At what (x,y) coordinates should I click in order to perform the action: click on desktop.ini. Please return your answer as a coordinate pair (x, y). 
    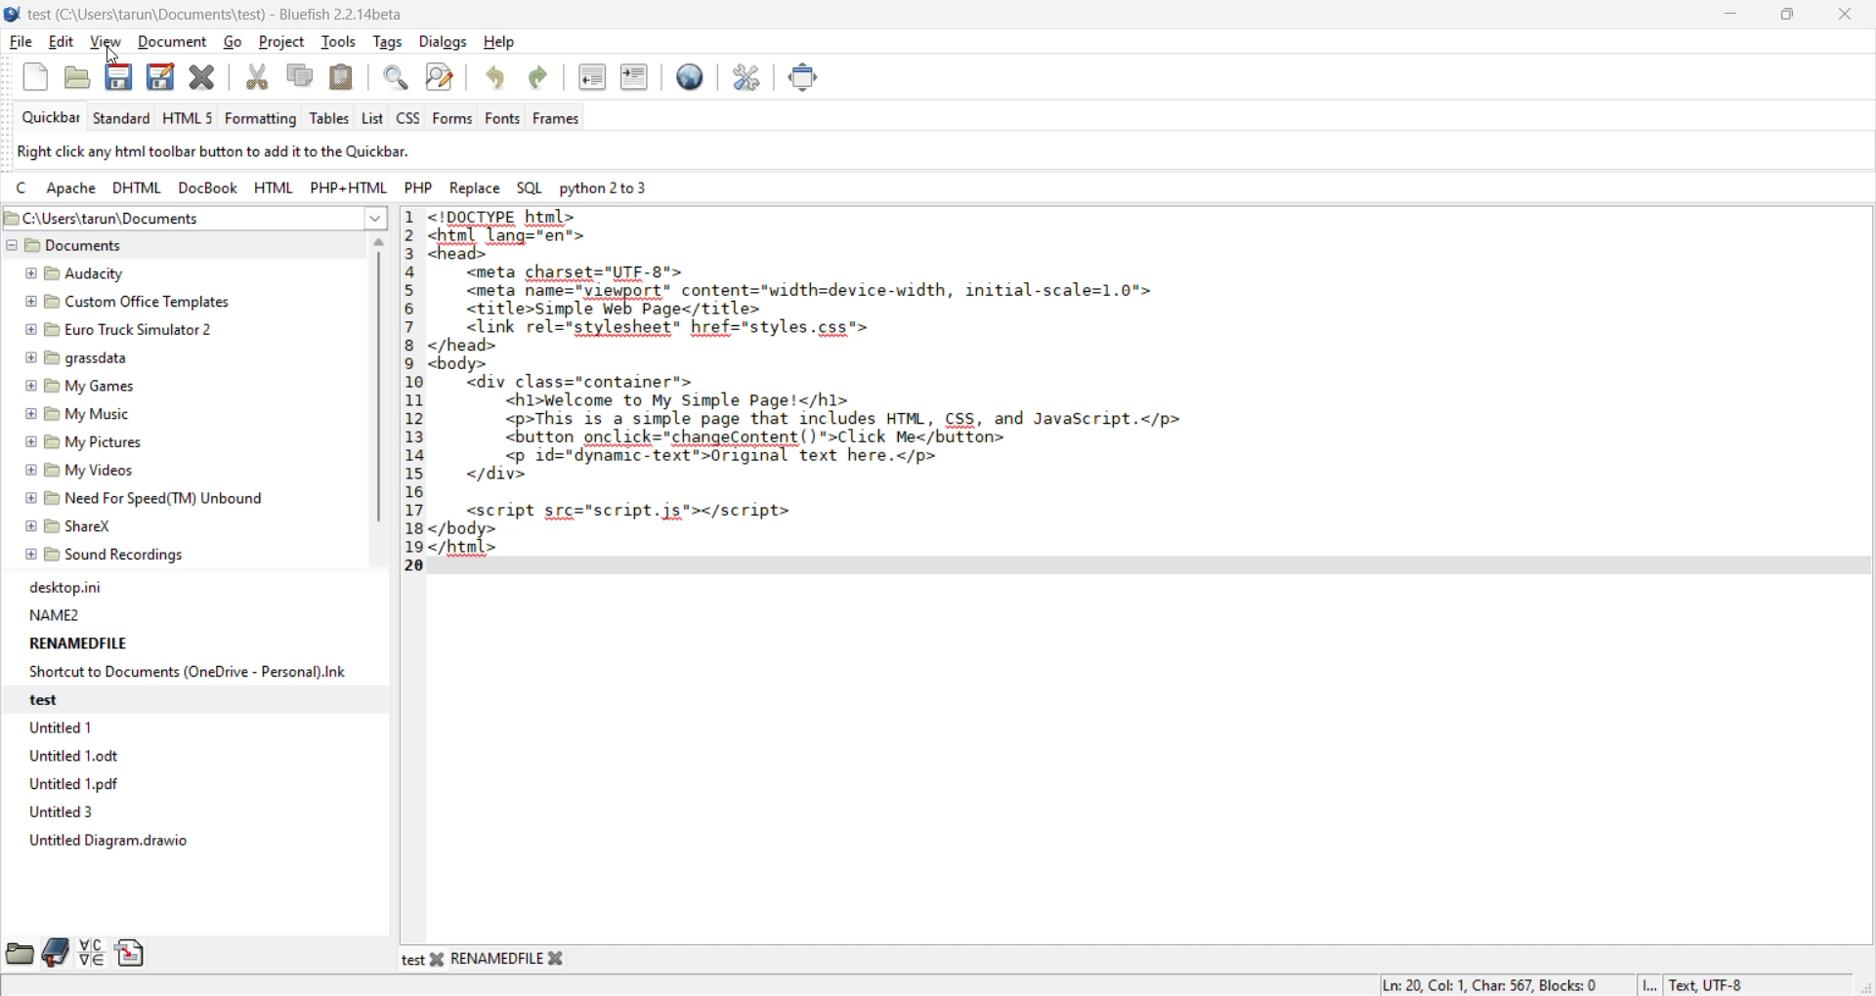
    Looking at the image, I should click on (64, 588).